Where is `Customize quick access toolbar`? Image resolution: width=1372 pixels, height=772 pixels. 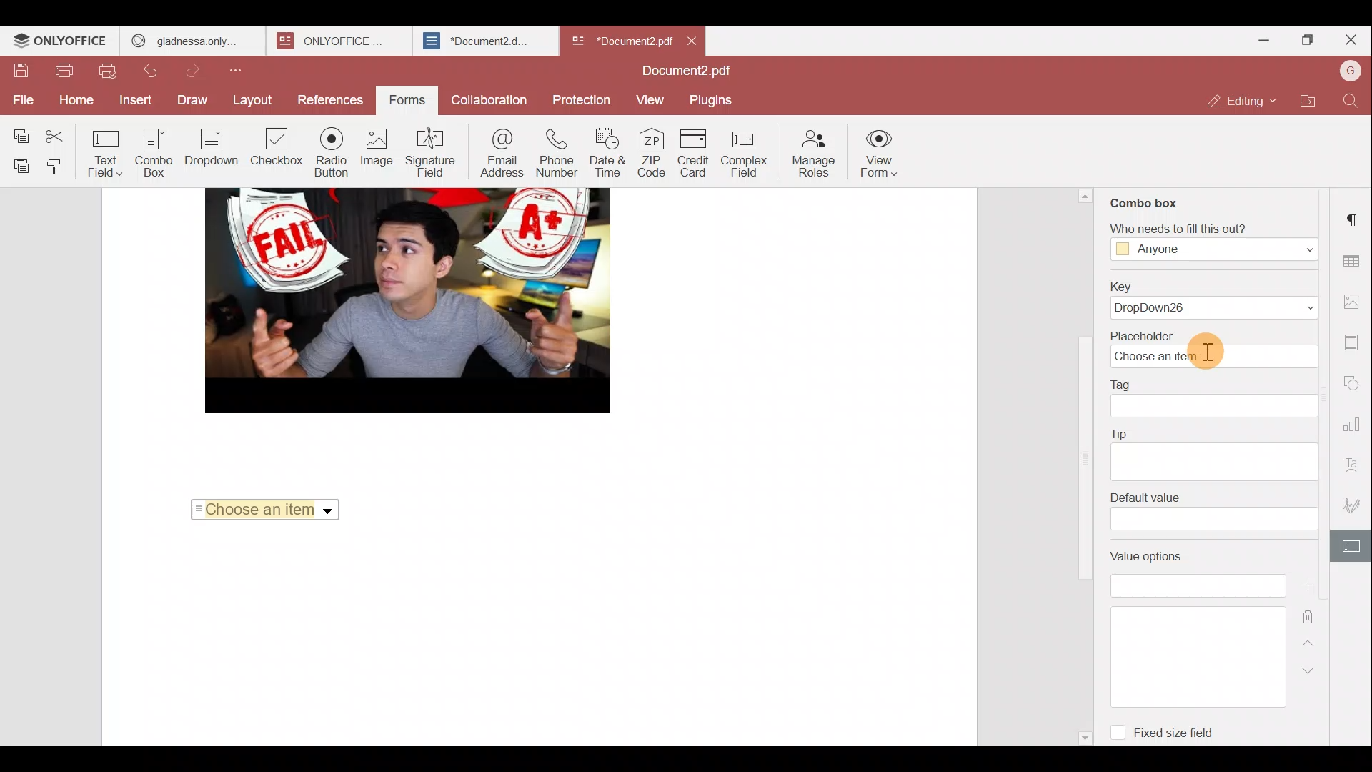 Customize quick access toolbar is located at coordinates (242, 75).